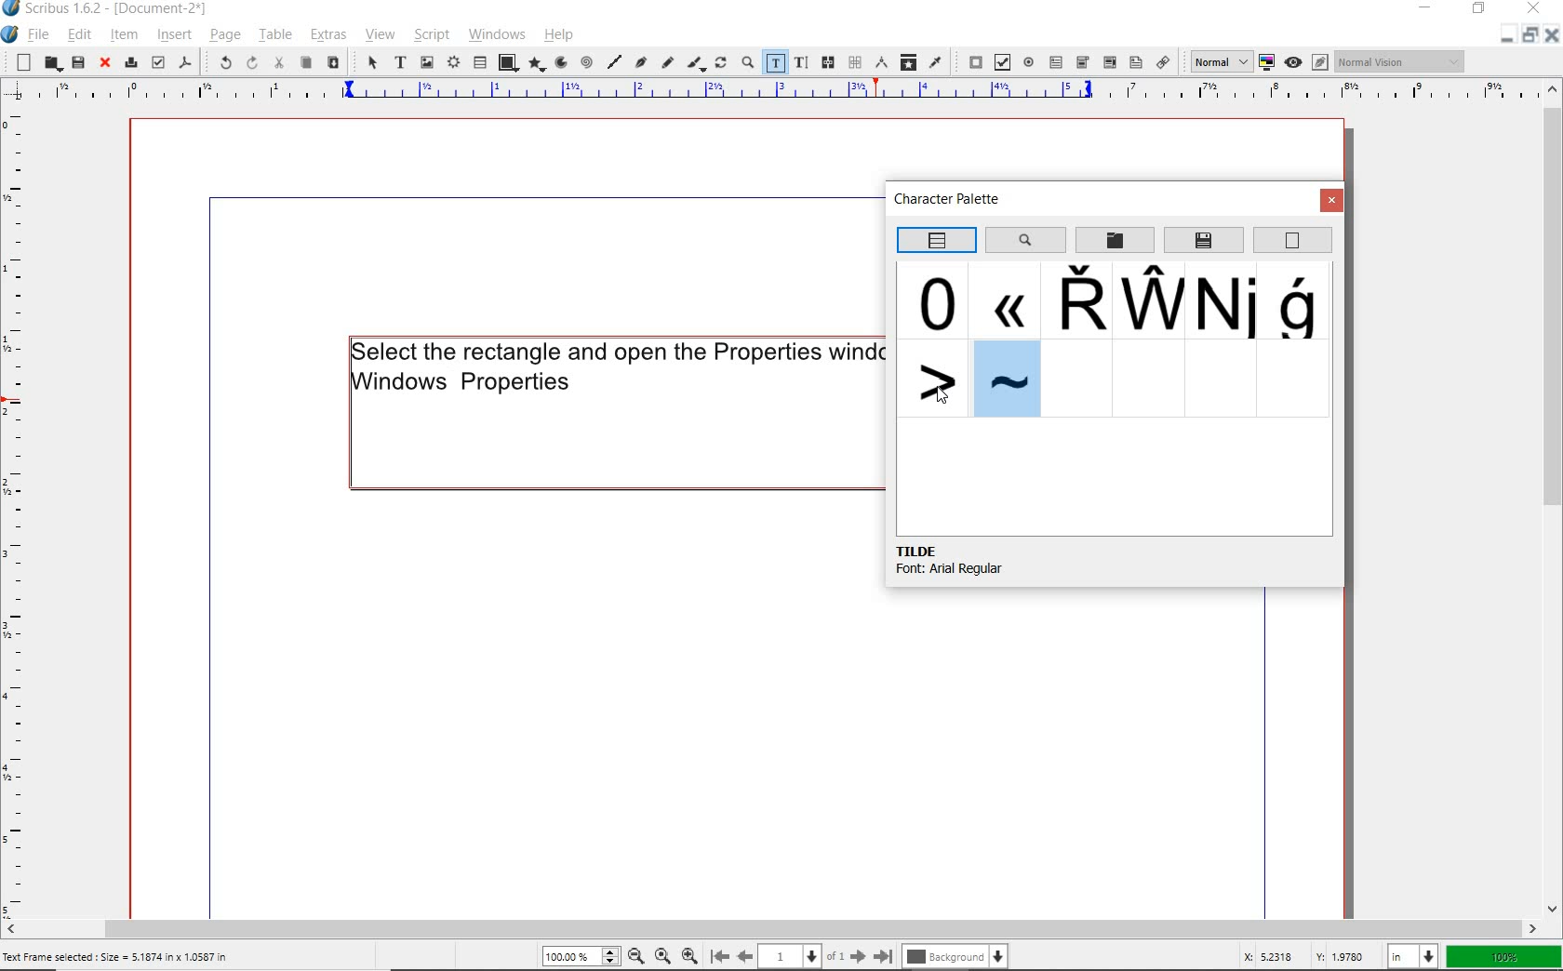  Describe the element at coordinates (1552, 39) in the screenshot. I see `close` at that location.